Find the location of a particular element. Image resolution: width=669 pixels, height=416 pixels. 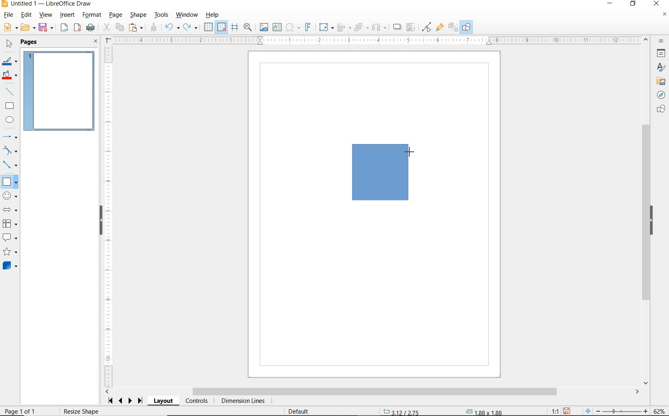

DEFAULT is located at coordinates (301, 412).